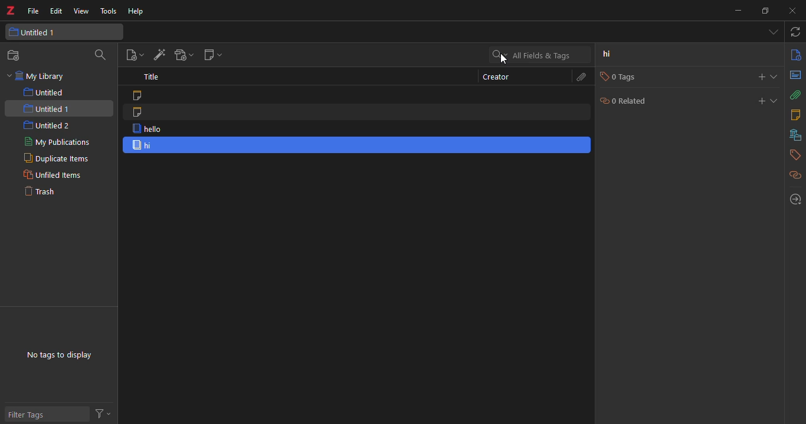 The width and height of the screenshot is (806, 424). I want to click on close, so click(794, 9).